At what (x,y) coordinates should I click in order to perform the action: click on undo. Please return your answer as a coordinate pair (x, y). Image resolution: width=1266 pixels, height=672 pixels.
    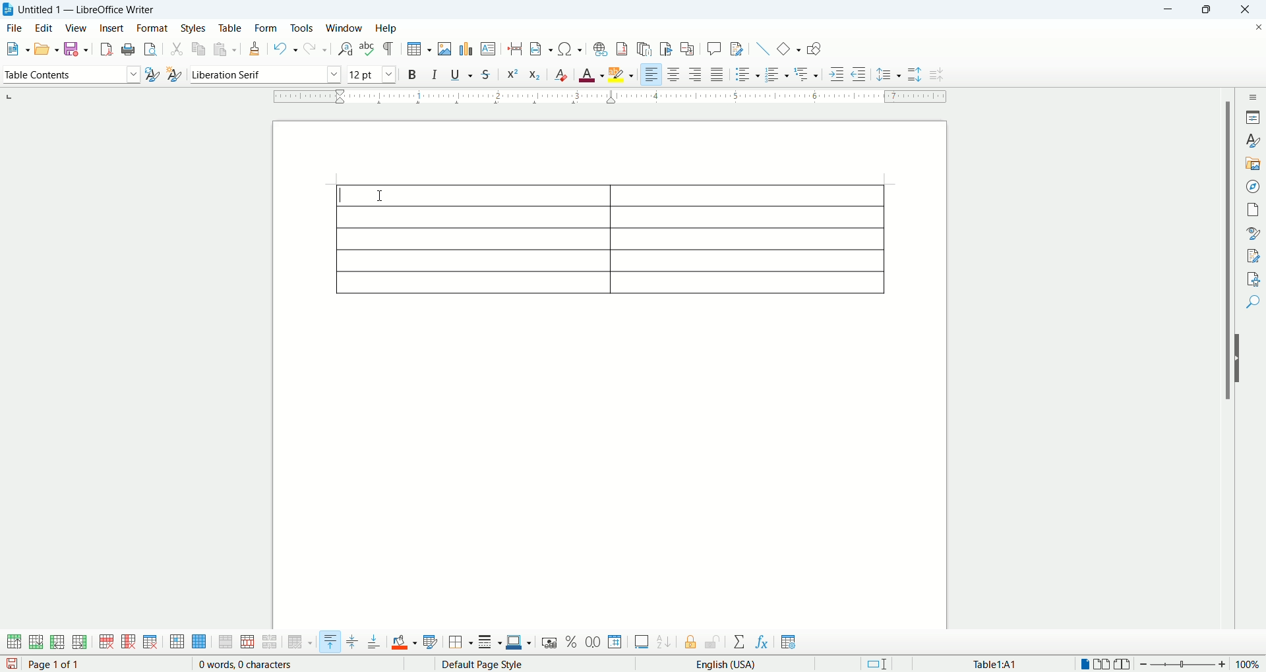
    Looking at the image, I should click on (286, 49).